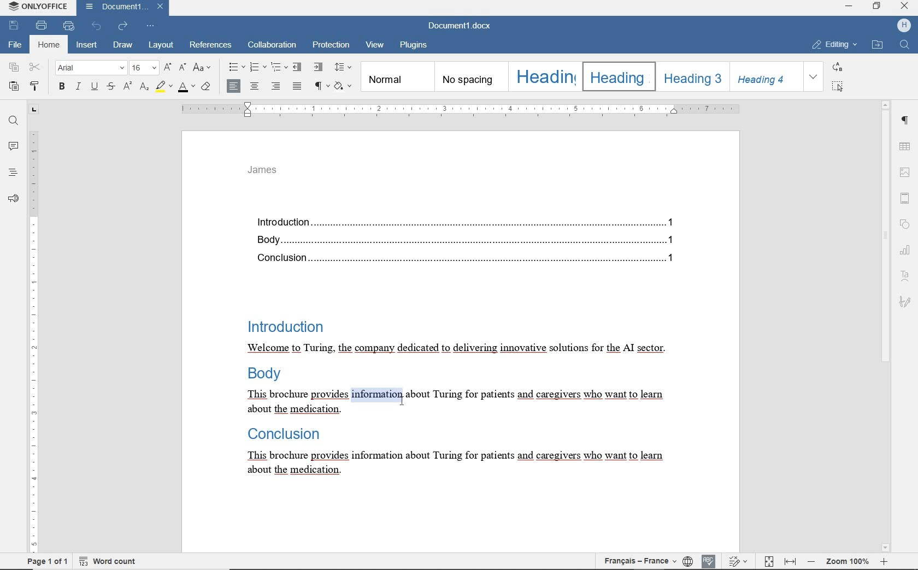 The height and width of the screenshot is (570, 918). Describe the element at coordinates (297, 86) in the screenshot. I see `JUSTIFIED` at that location.